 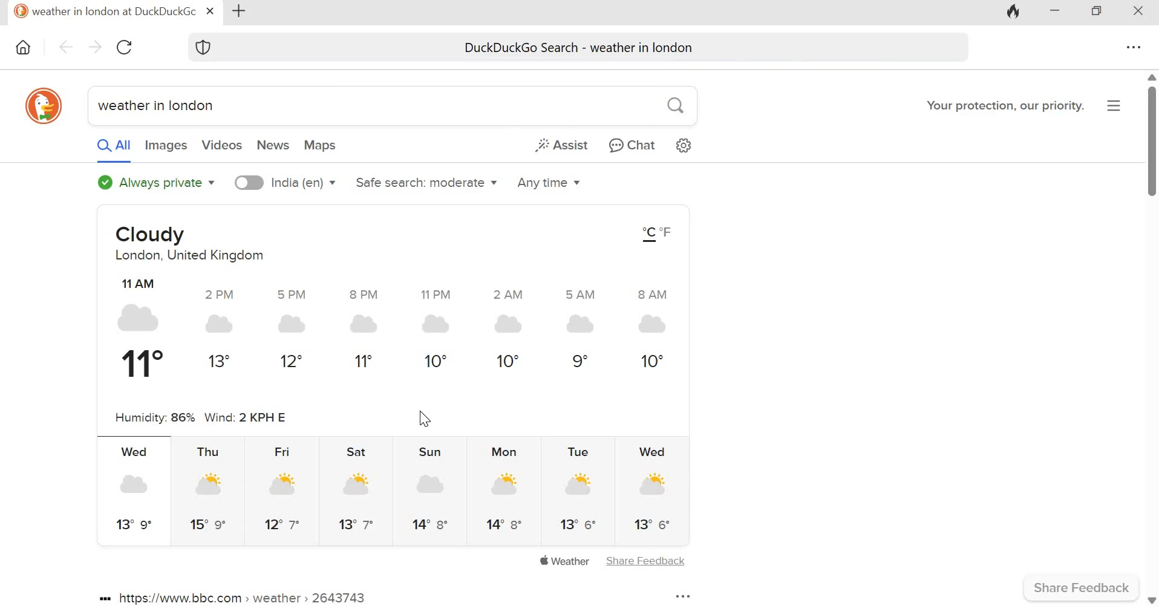 I want to click on Indicates partly sunny, so click(x=282, y=484).